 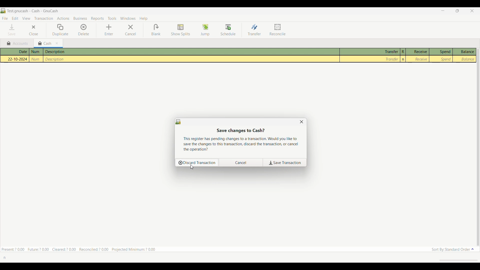 I want to click on Edit, so click(x=15, y=18).